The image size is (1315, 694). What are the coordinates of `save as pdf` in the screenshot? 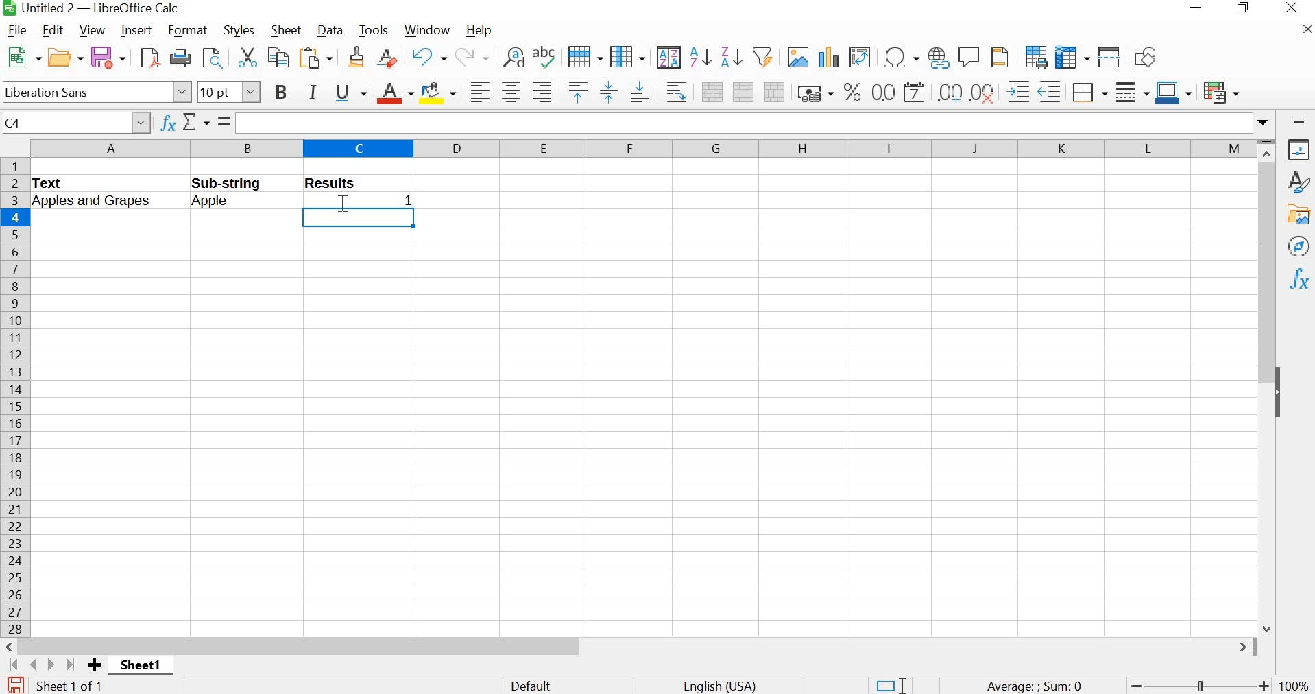 It's located at (147, 58).